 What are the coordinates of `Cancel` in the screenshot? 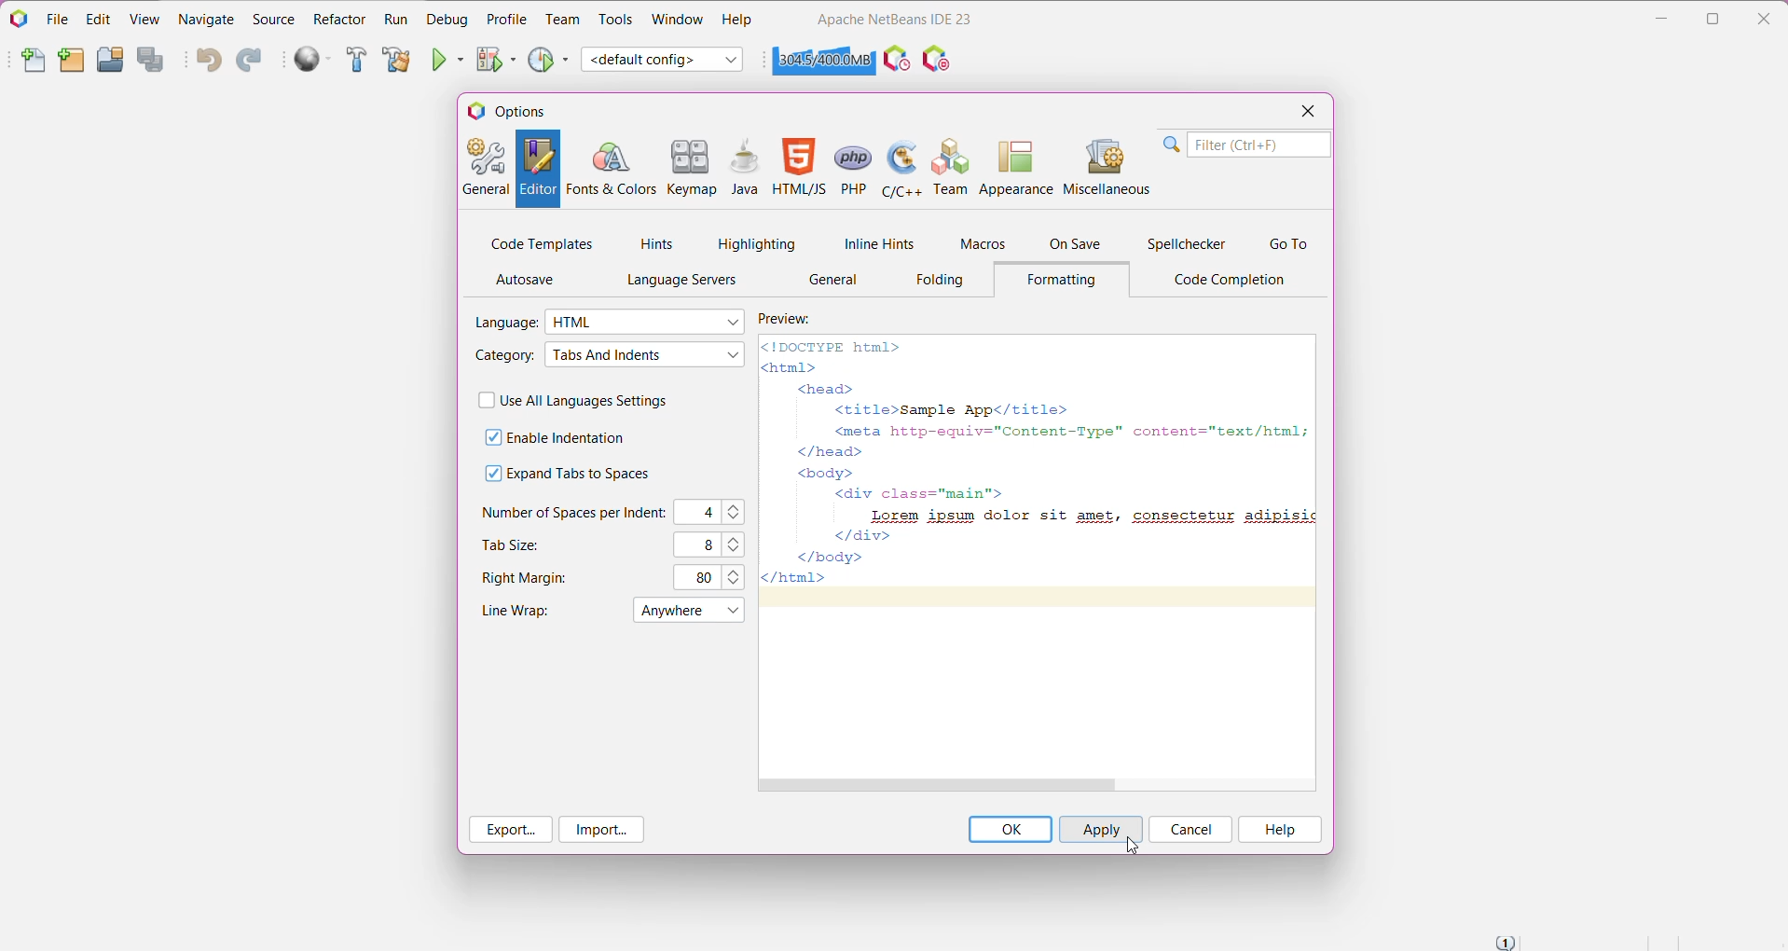 It's located at (1190, 830).